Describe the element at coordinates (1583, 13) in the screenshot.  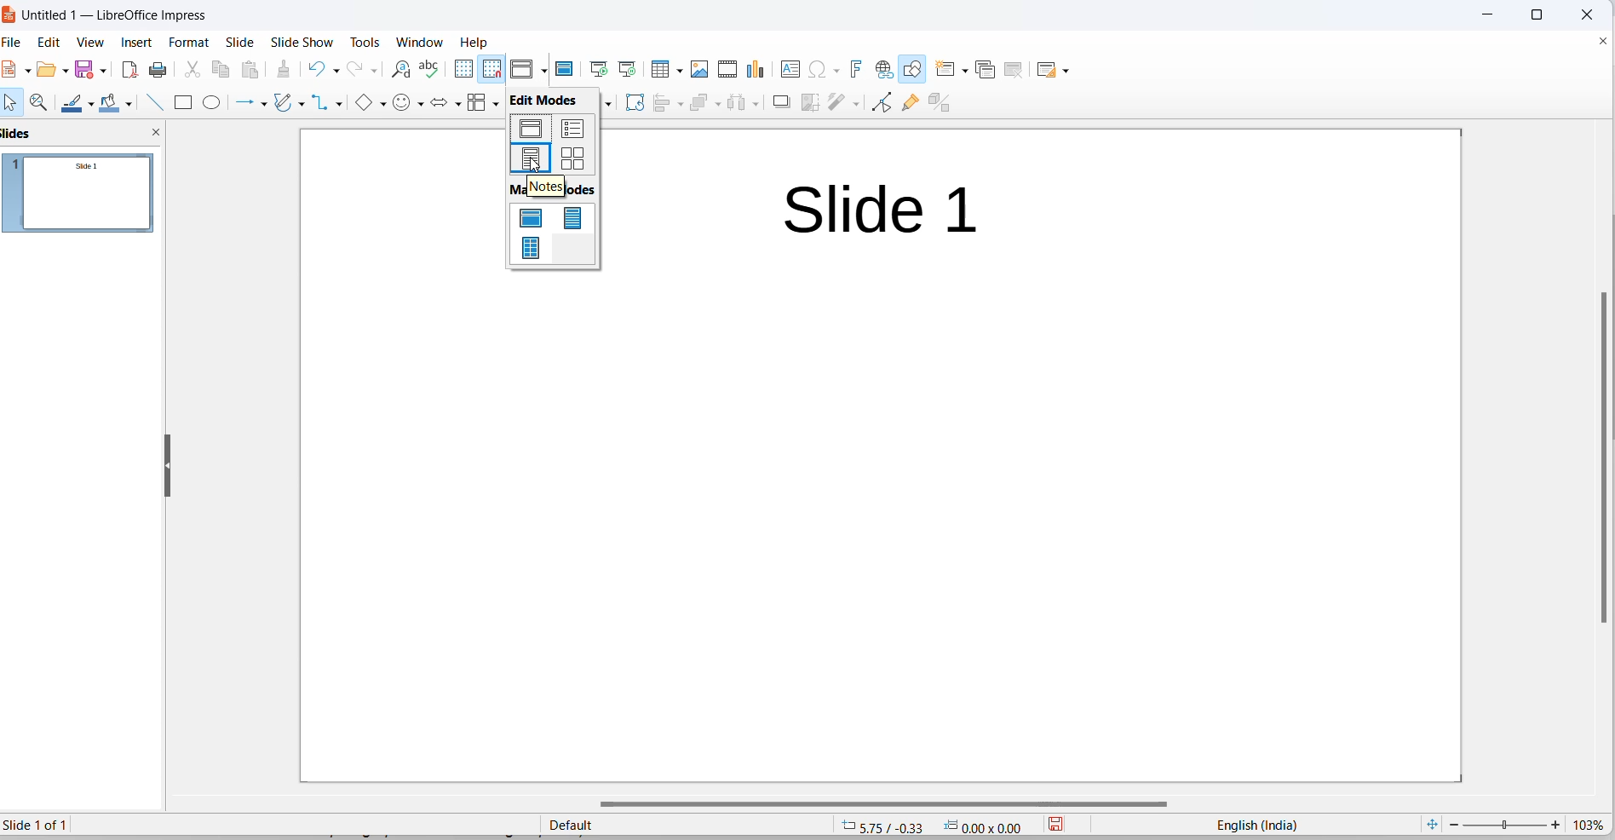
I see `close` at that location.